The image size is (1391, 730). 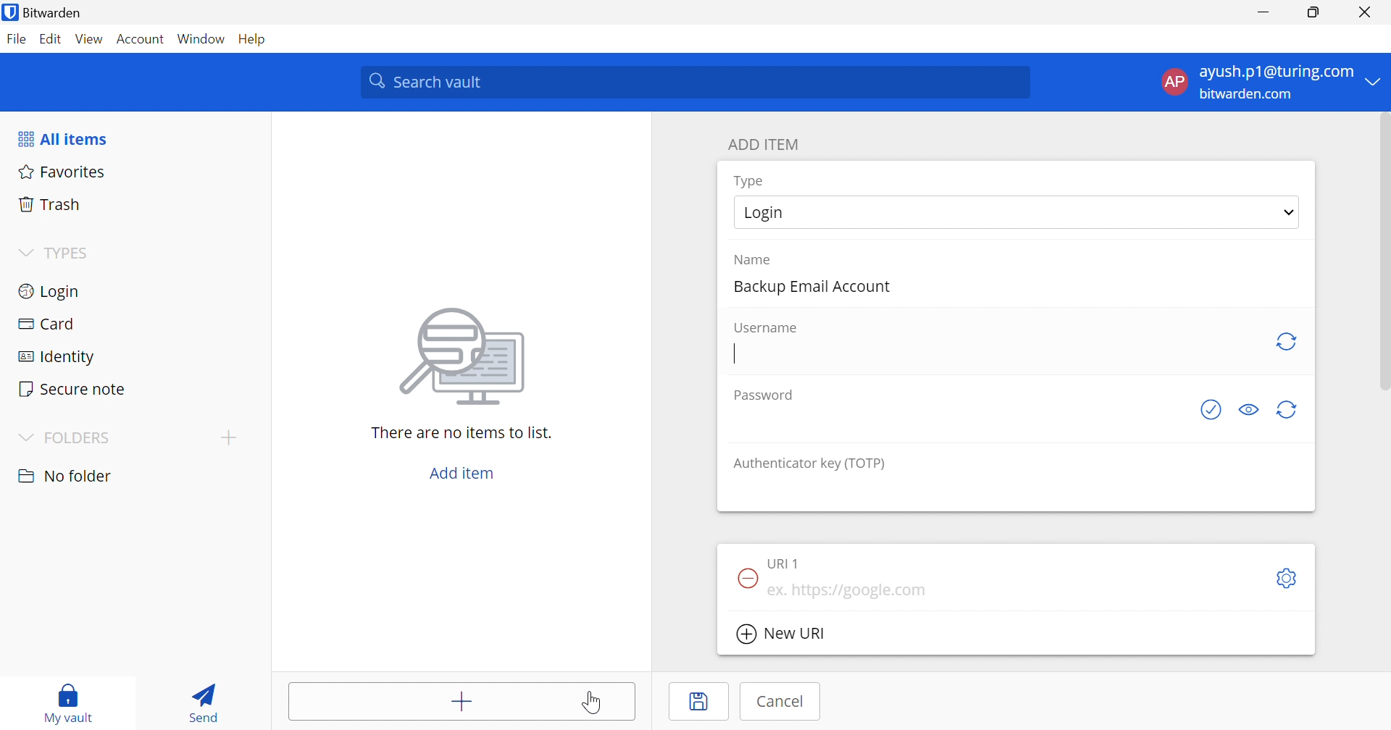 What do you see at coordinates (46, 325) in the screenshot?
I see `Card` at bounding box center [46, 325].